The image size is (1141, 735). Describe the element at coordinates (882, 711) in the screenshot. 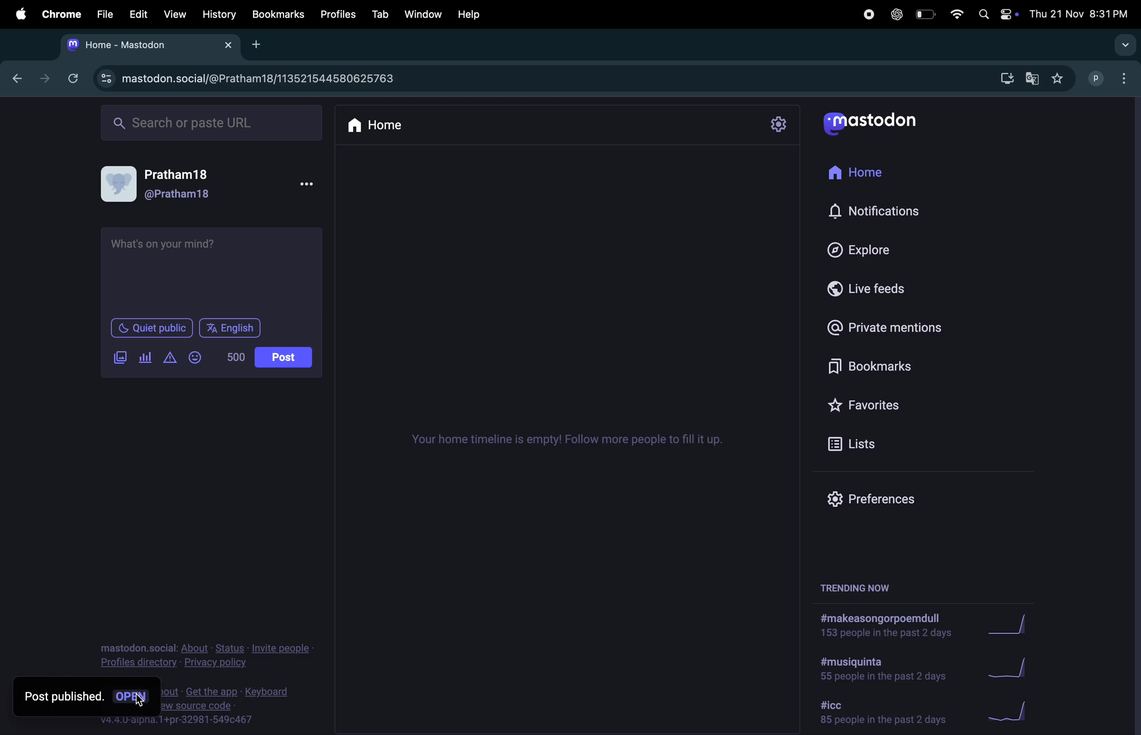

I see `hashtag` at that location.